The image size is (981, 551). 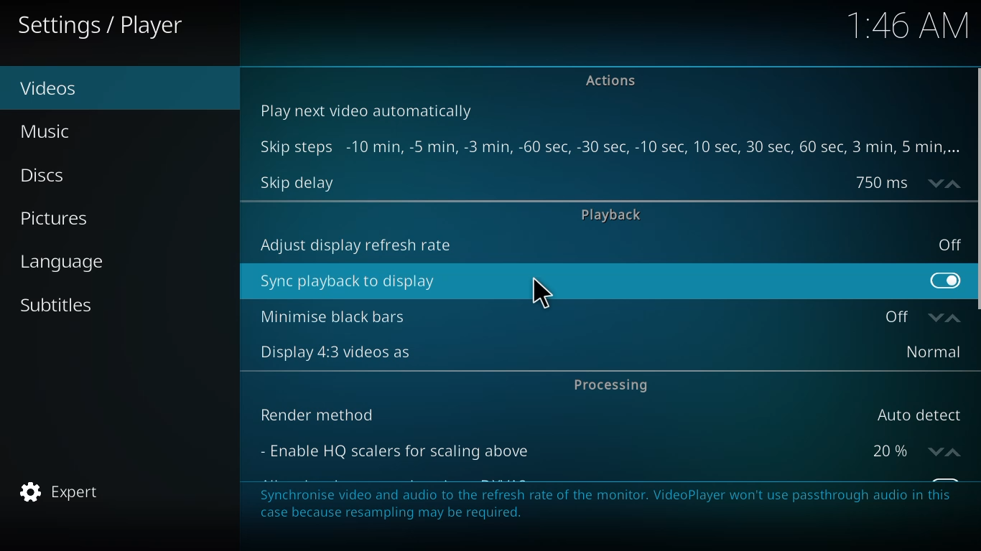 I want to click on music, so click(x=55, y=131).